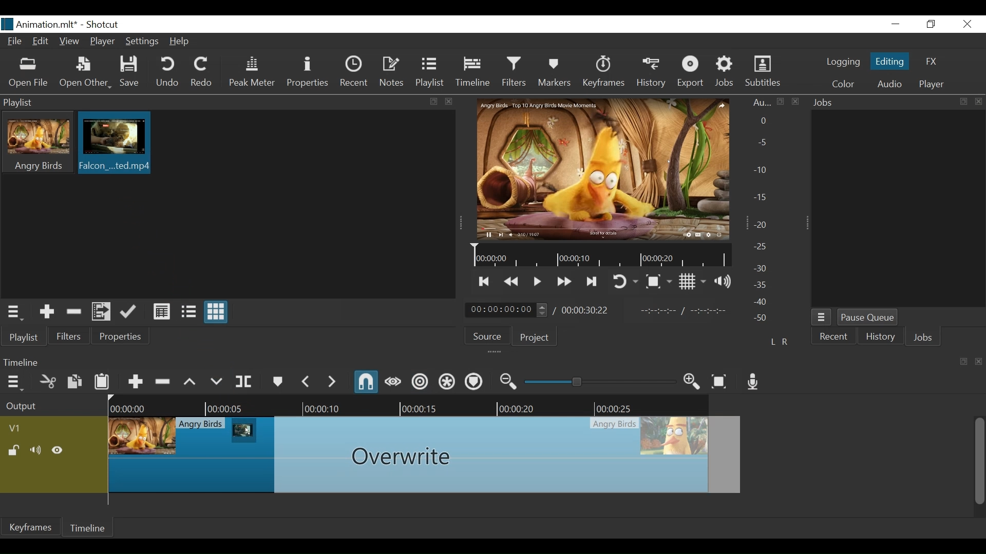 The height and width of the screenshot is (554, 986). Describe the element at coordinates (354, 71) in the screenshot. I see `Recent` at that location.